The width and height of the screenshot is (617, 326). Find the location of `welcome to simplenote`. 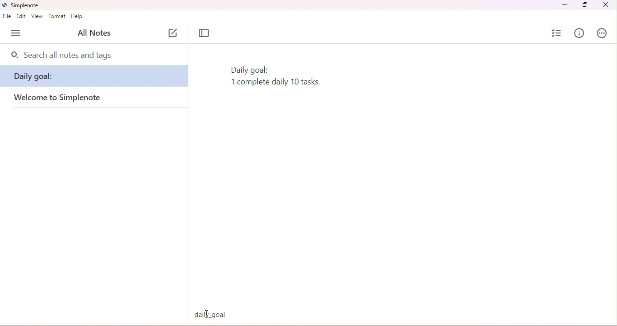

welcome to simplenote is located at coordinates (69, 98).